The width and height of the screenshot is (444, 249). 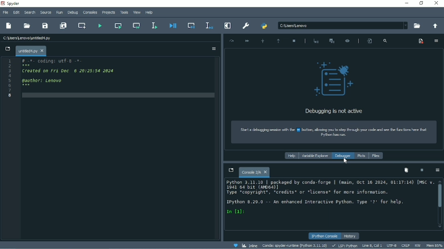 What do you see at coordinates (101, 26) in the screenshot?
I see `Run file` at bounding box center [101, 26].